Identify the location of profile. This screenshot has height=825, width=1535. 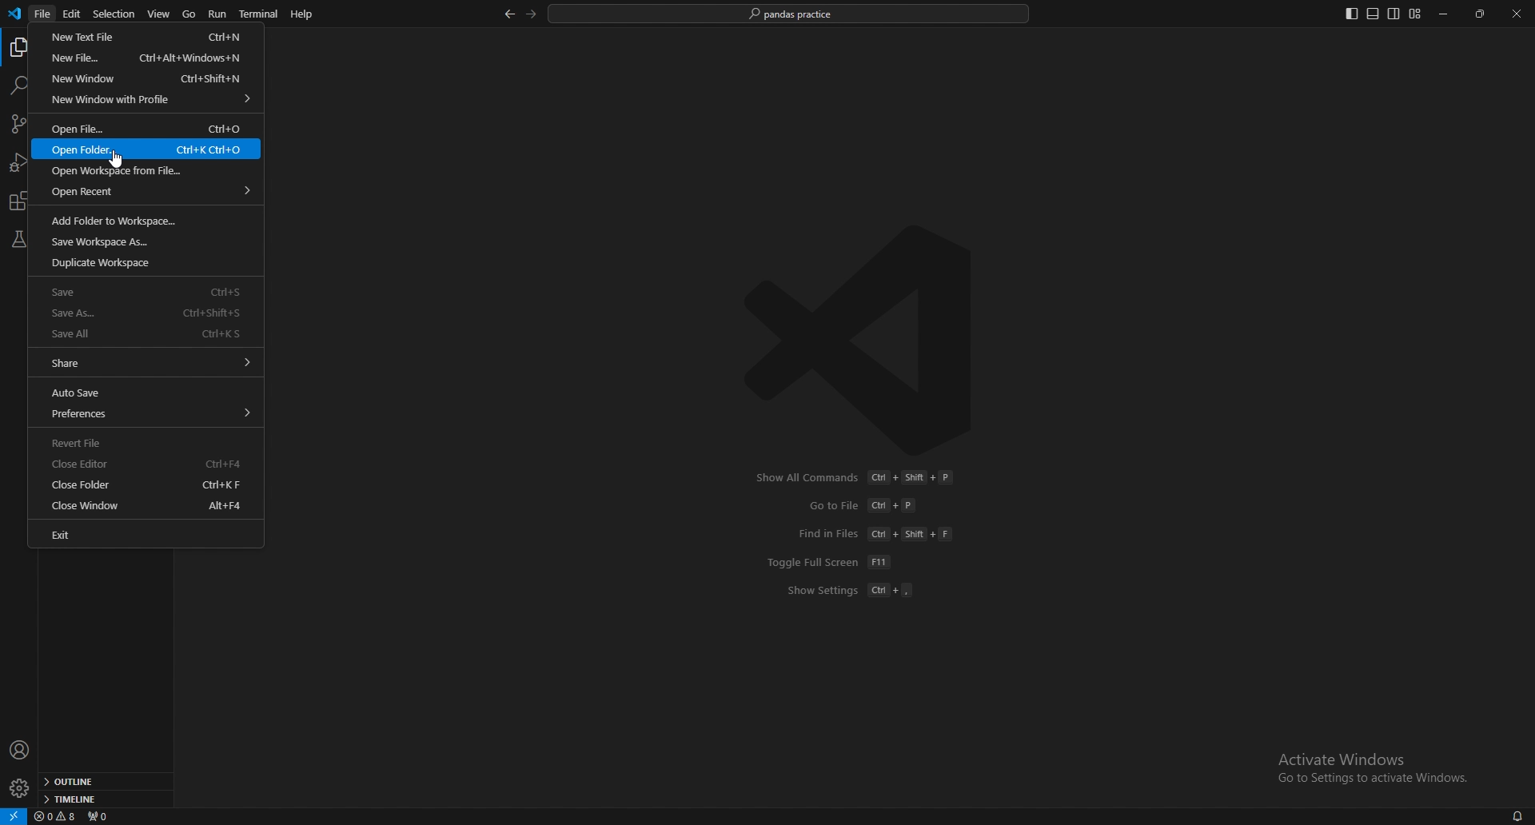
(20, 751).